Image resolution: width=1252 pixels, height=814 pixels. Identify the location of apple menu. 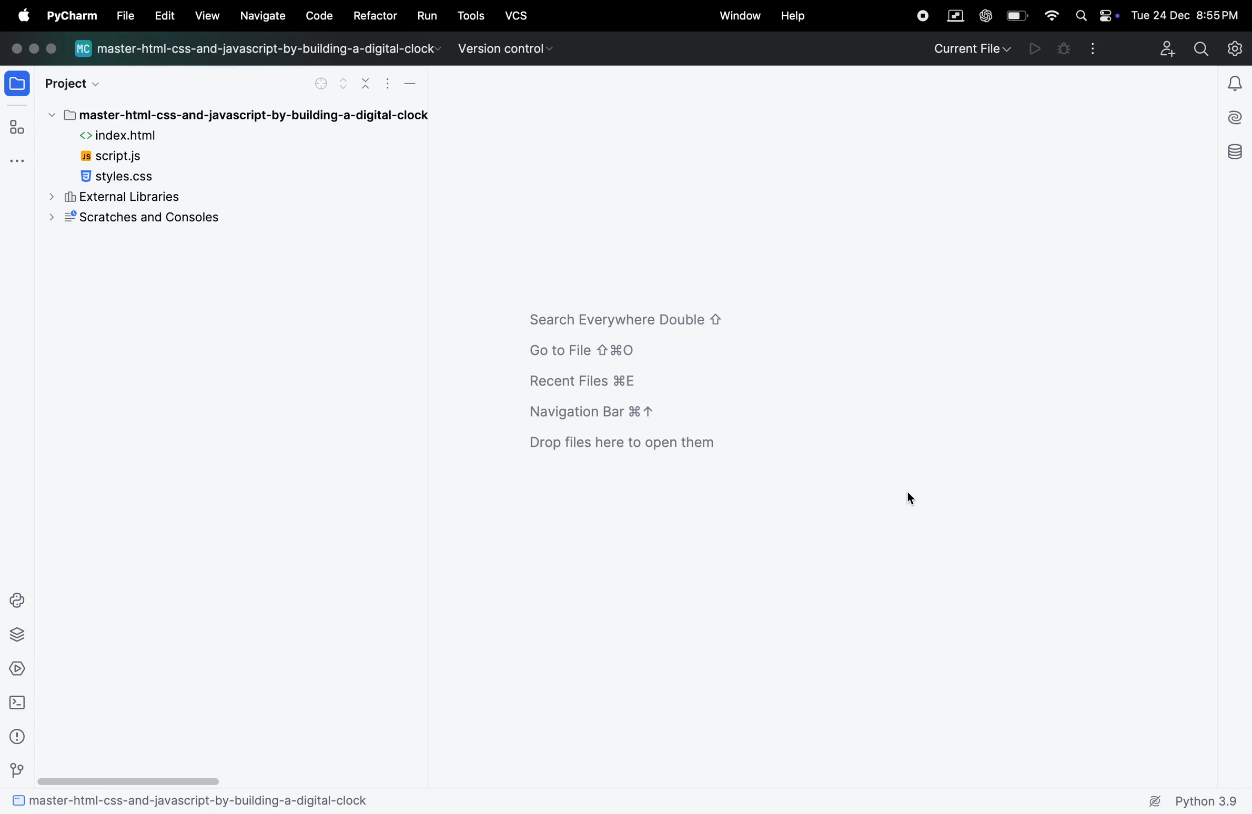
(21, 16).